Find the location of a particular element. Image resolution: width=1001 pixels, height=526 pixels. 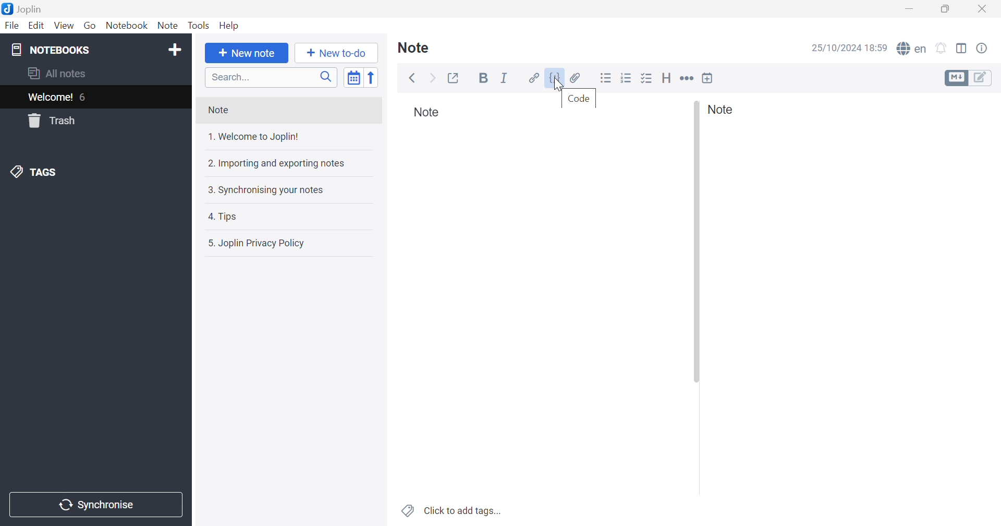

Tags is located at coordinates (36, 172).